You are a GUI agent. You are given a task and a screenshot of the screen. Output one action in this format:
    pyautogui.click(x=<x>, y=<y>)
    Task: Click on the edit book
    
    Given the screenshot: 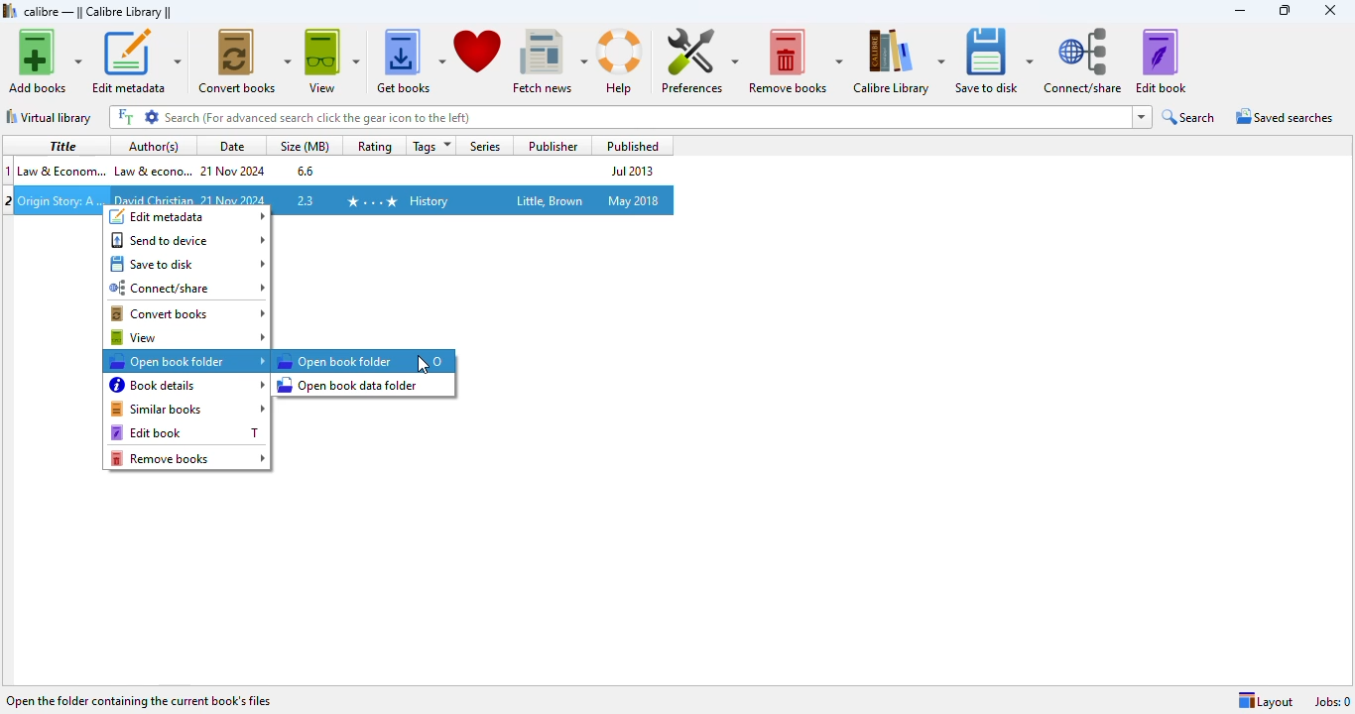 What is the action you would take?
    pyautogui.click(x=171, y=432)
    